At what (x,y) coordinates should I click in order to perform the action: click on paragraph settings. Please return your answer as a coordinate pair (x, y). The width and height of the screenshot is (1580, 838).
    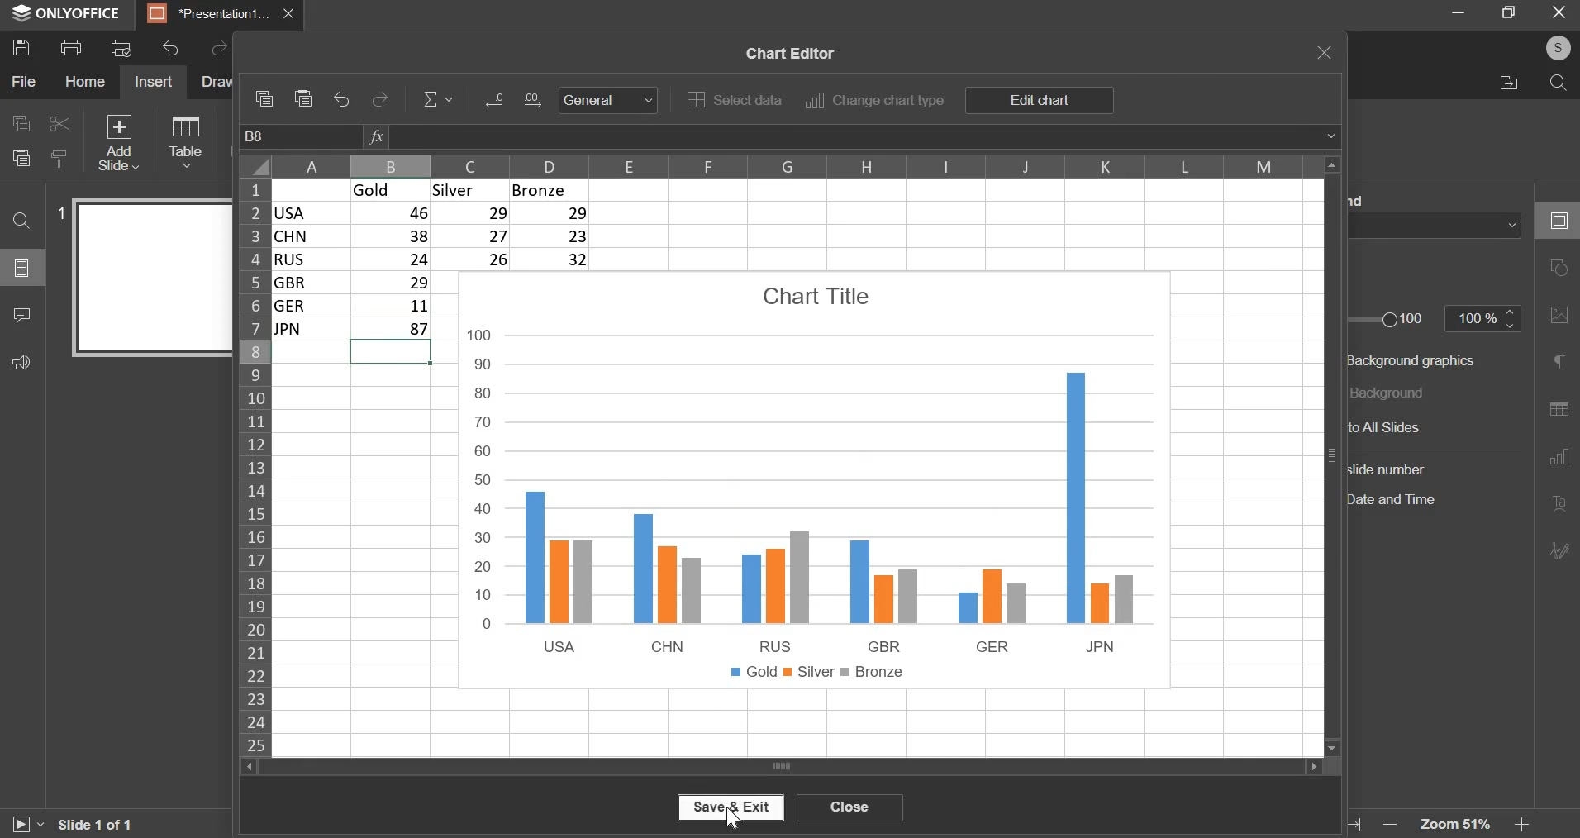
    Looking at the image, I should click on (1560, 363).